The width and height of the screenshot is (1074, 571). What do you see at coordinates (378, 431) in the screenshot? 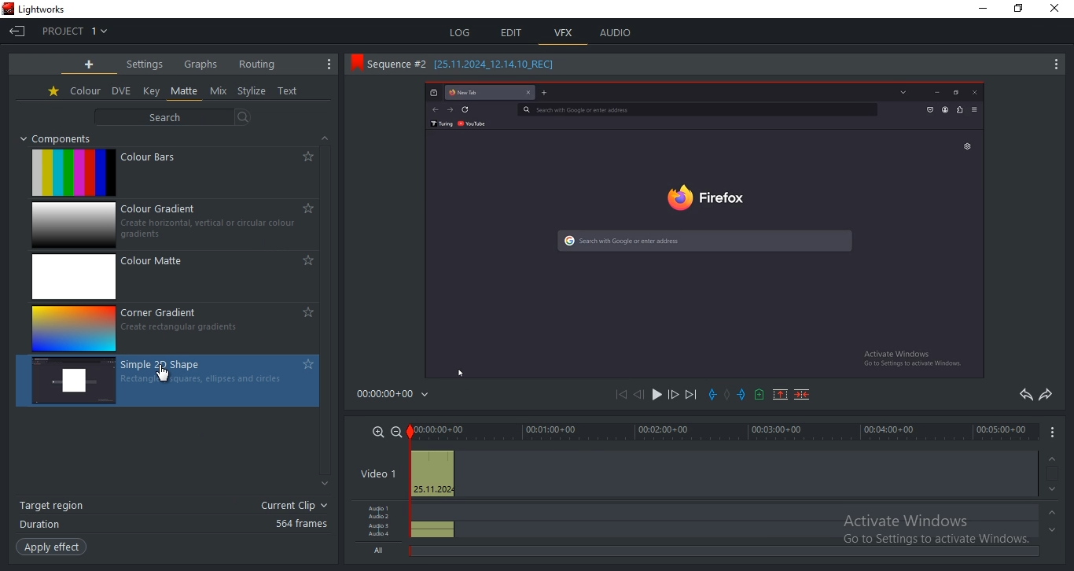
I see `zoom in` at bounding box center [378, 431].